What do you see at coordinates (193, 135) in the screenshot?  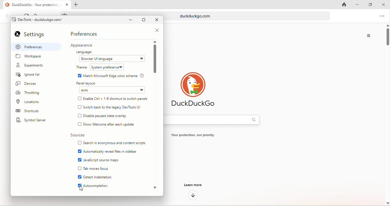 I see `Your protection, out priority` at bounding box center [193, 135].